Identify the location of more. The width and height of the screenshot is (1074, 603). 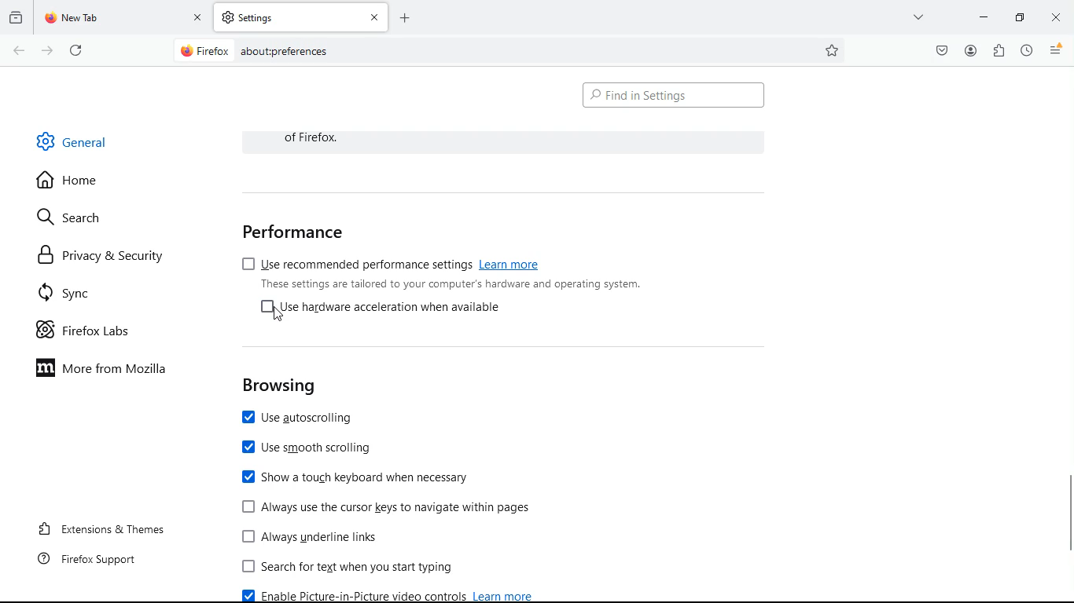
(920, 16).